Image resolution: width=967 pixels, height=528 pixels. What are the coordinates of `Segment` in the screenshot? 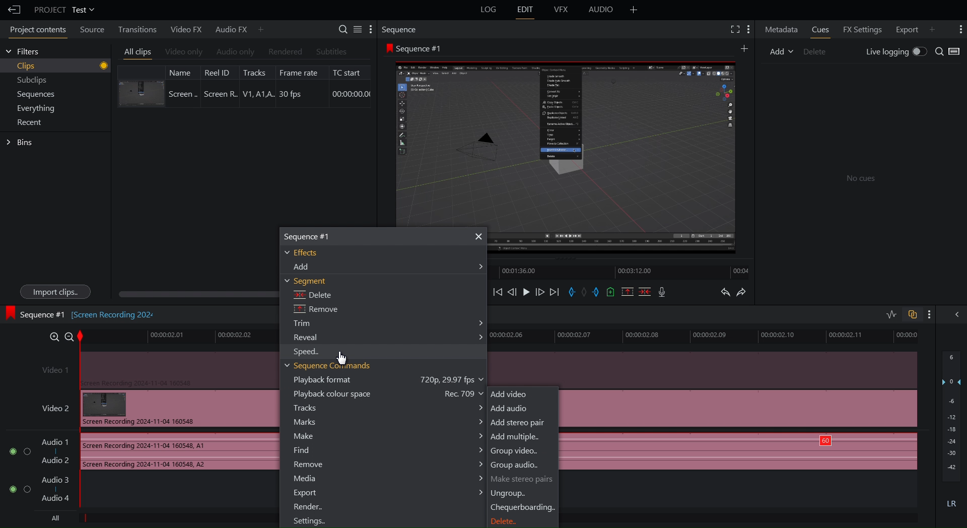 It's located at (308, 281).